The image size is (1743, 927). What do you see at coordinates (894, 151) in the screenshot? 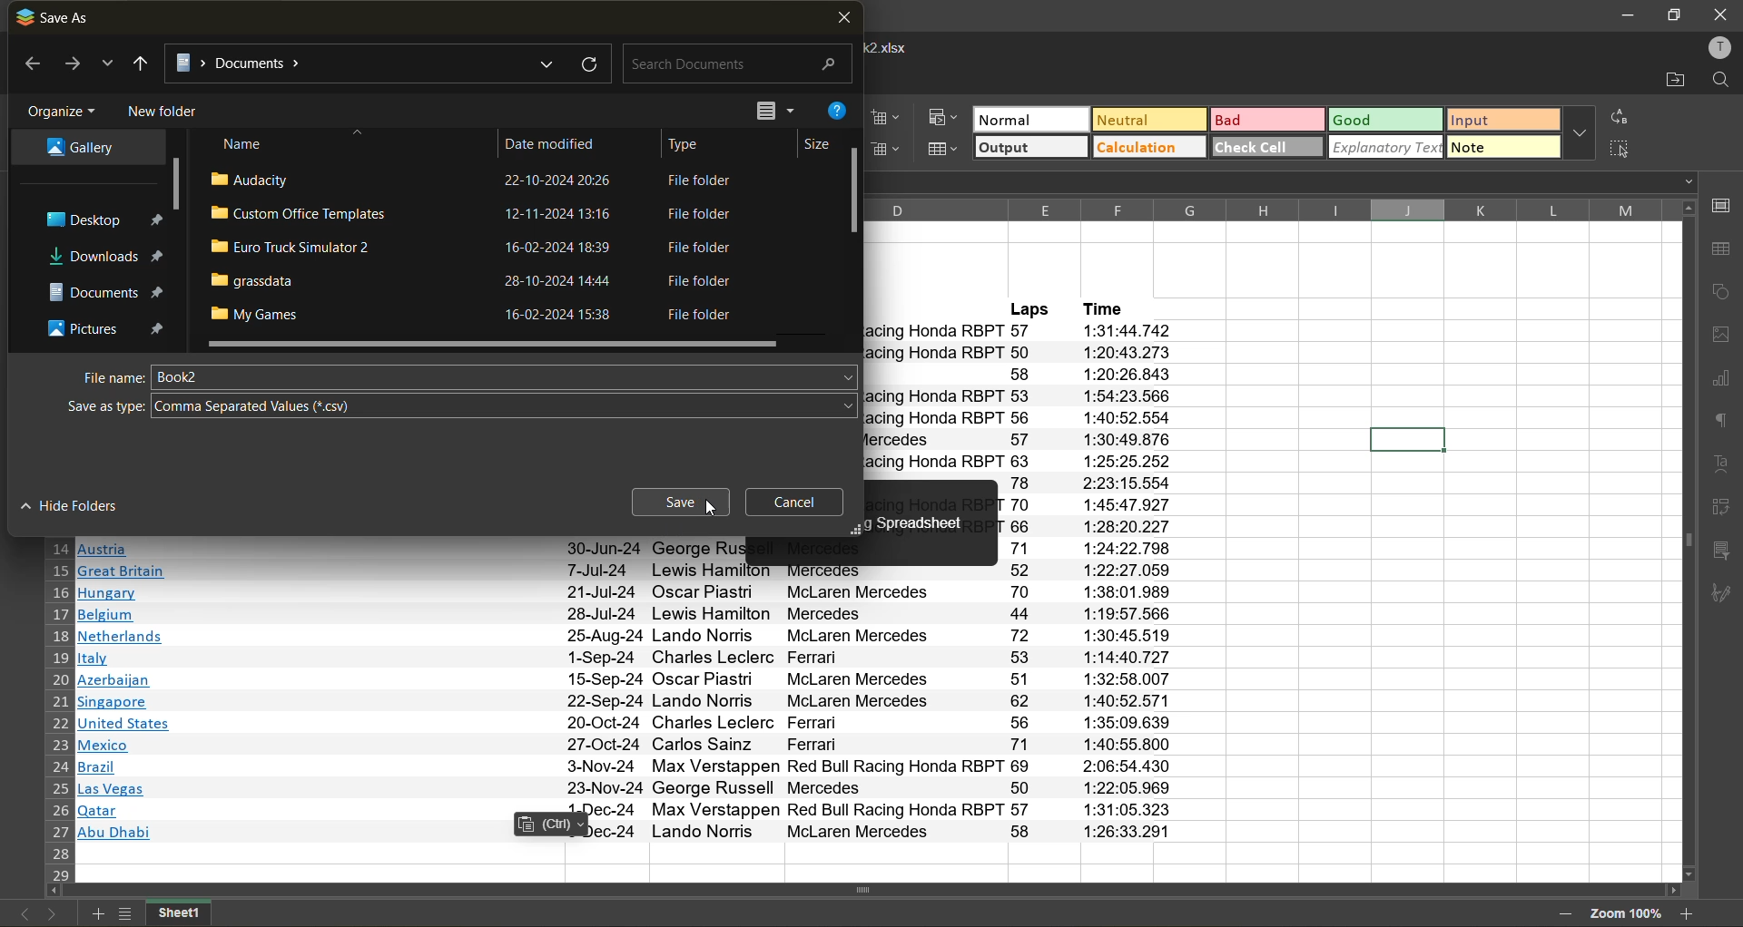
I see `delete cells` at bounding box center [894, 151].